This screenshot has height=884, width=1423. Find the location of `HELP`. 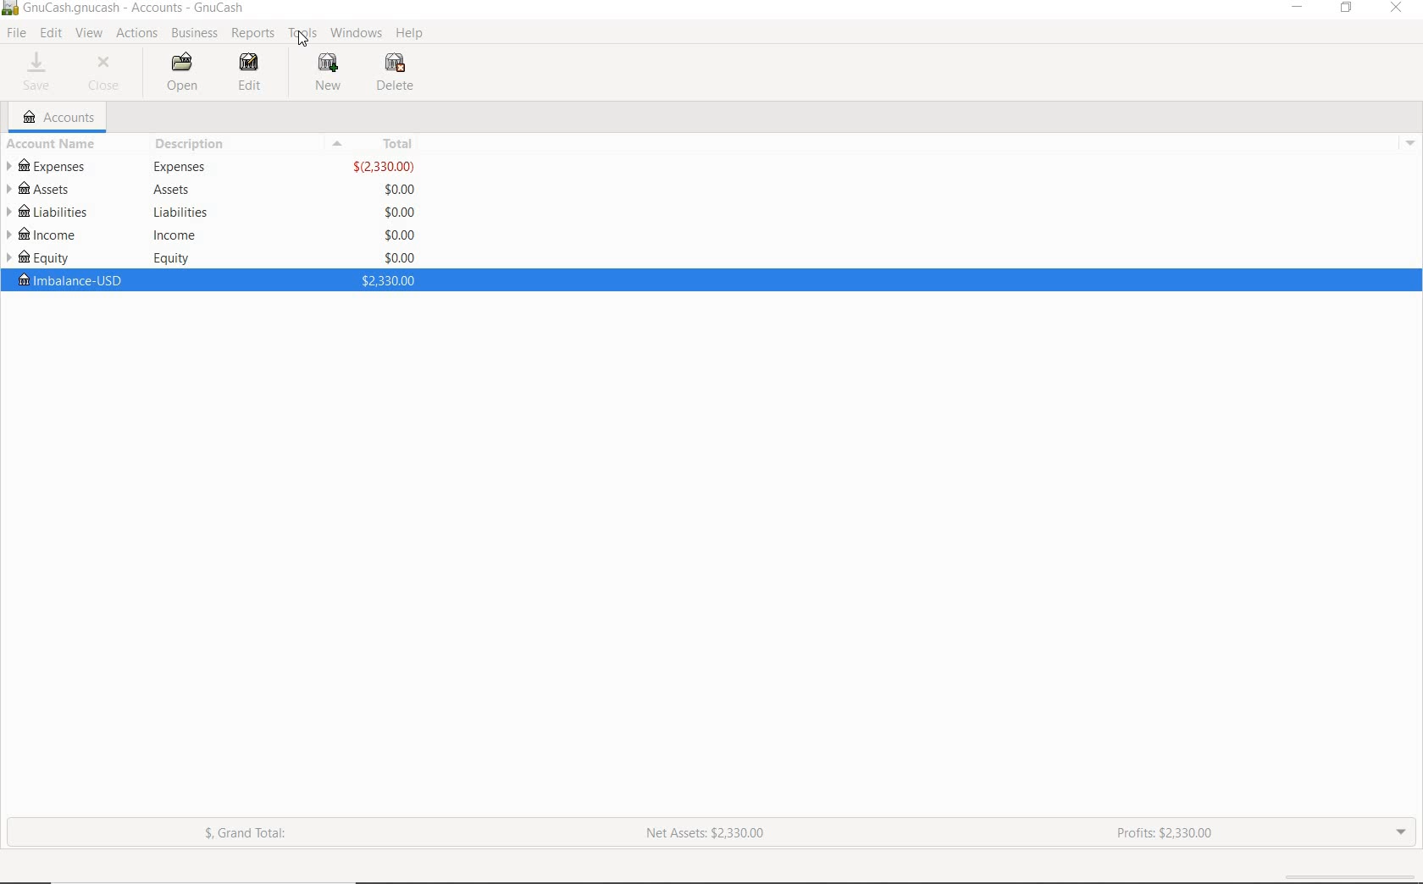

HELP is located at coordinates (413, 34).